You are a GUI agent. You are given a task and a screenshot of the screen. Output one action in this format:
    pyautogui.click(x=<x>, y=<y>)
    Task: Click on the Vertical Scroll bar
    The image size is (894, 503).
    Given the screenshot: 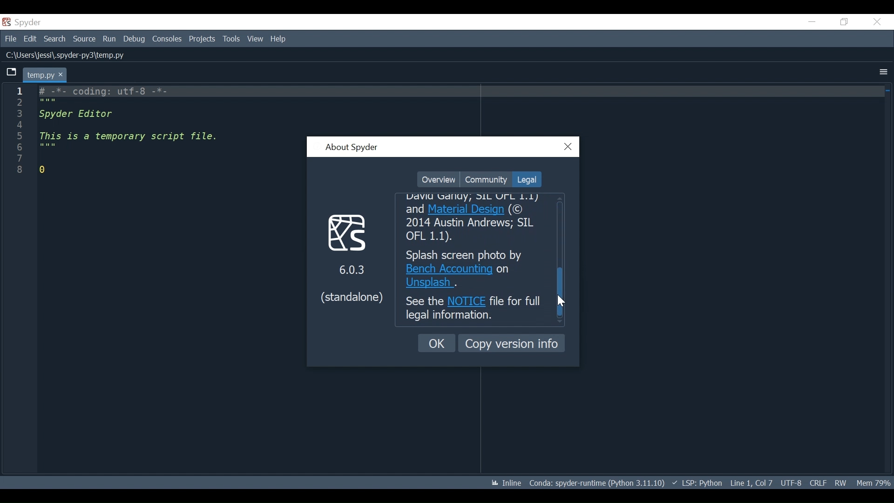 What is the action you would take?
    pyautogui.click(x=562, y=292)
    